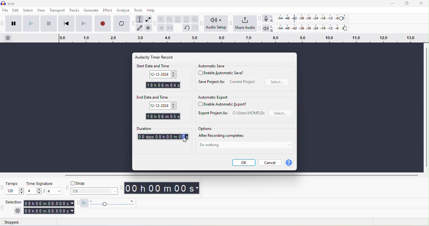 Image resolution: width=429 pixels, height=226 pixels. I want to click on undo, so click(187, 29).